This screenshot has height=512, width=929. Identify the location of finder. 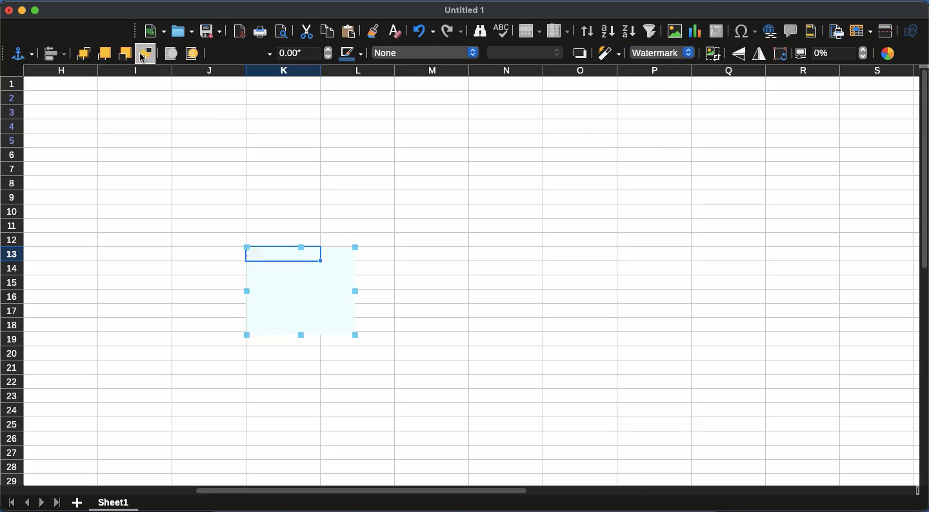
(479, 30).